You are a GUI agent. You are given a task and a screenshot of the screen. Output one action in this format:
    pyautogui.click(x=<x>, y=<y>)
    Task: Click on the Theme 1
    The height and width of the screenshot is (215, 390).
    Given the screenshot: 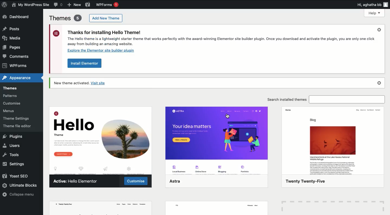 What is the action you would take?
    pyautogui.click(x=101, y=142)
    